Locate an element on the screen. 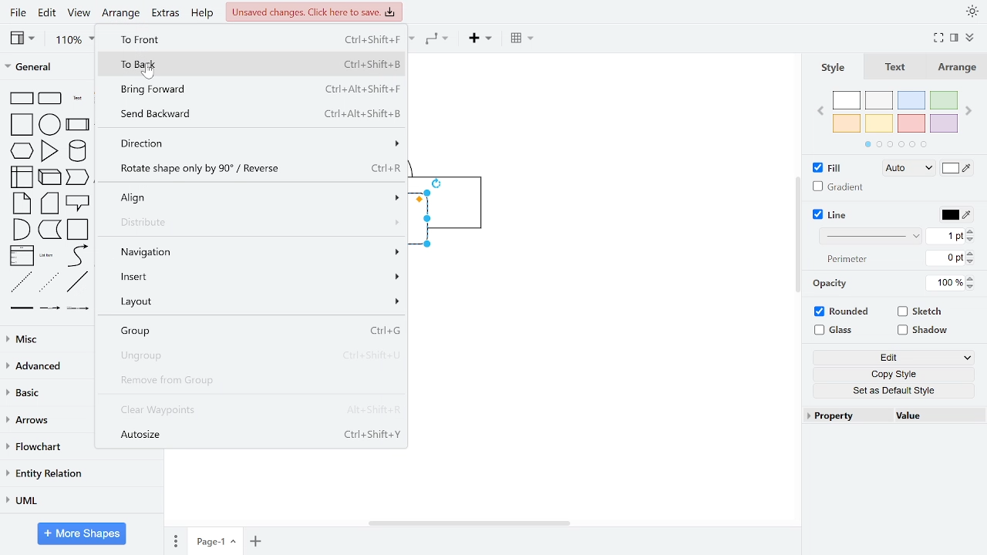  cube is located at coordinates (51, 178).